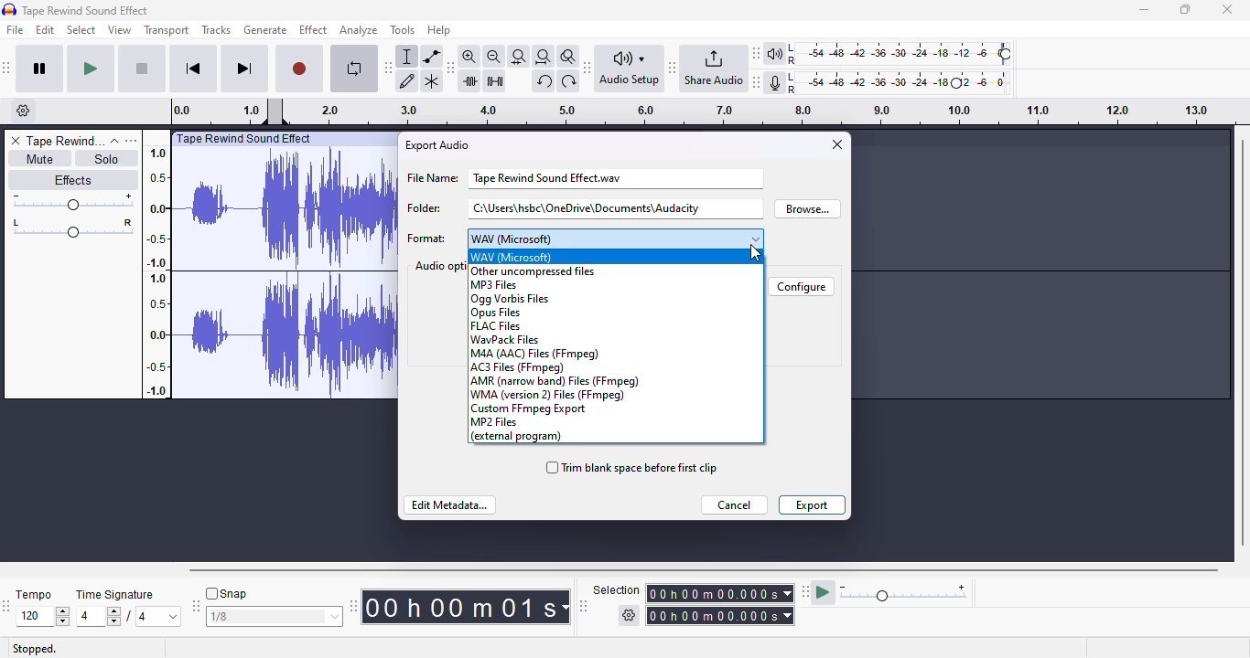 This screenshot has width=1250, height=658. Describe the element at coordinates (389, 68) in the screenshot. I see `audacity tools toolbar` at that location.